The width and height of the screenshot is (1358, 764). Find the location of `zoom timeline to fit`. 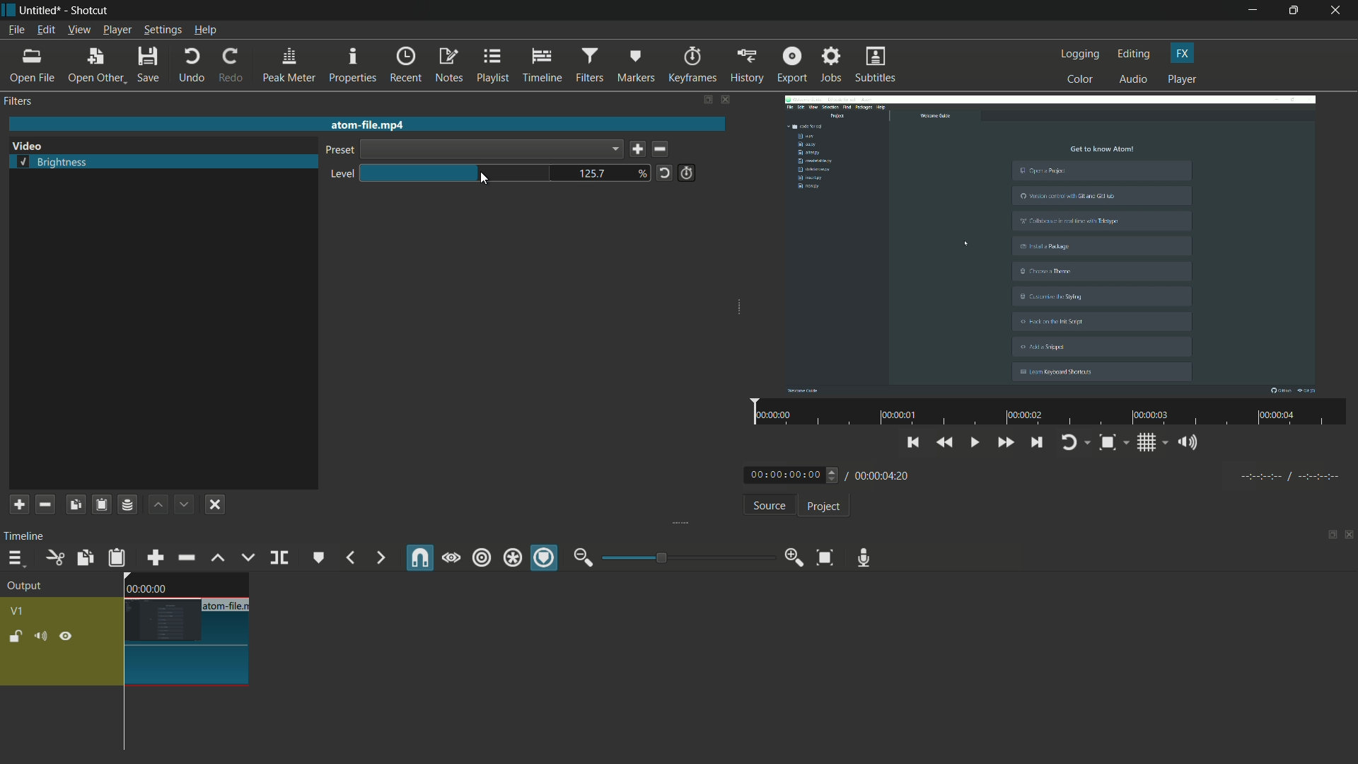

zoom timeline to fit is located at coordinates (825, 557).